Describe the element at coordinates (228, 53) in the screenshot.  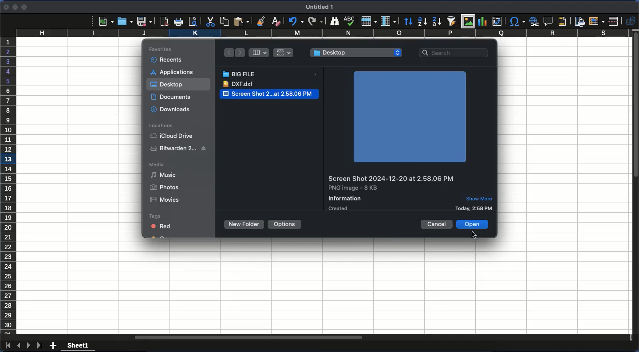
I see `back` at that location.